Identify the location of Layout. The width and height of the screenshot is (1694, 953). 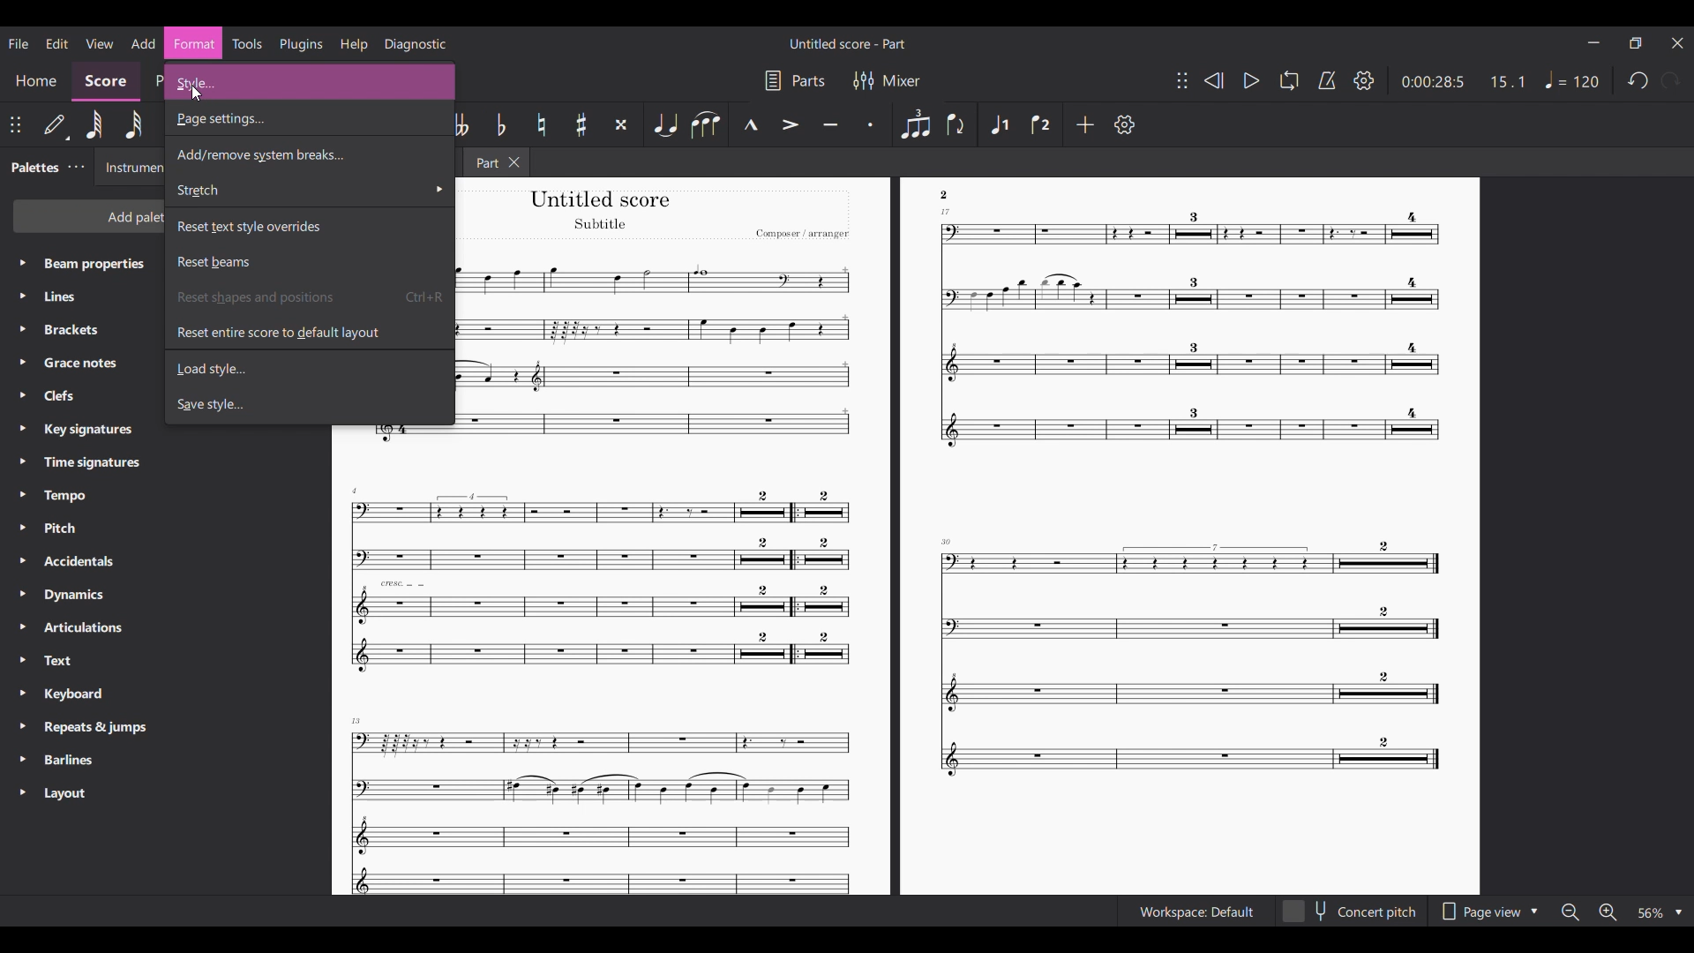
(63, 794).